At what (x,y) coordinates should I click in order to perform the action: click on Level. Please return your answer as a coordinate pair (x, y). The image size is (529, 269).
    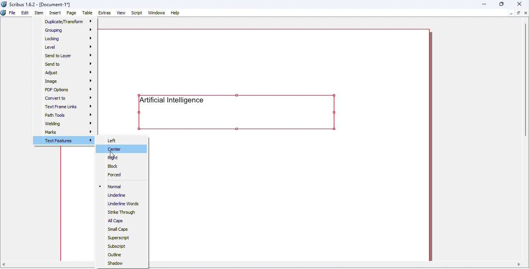
    Looking at the image, I should click on (70, 47).